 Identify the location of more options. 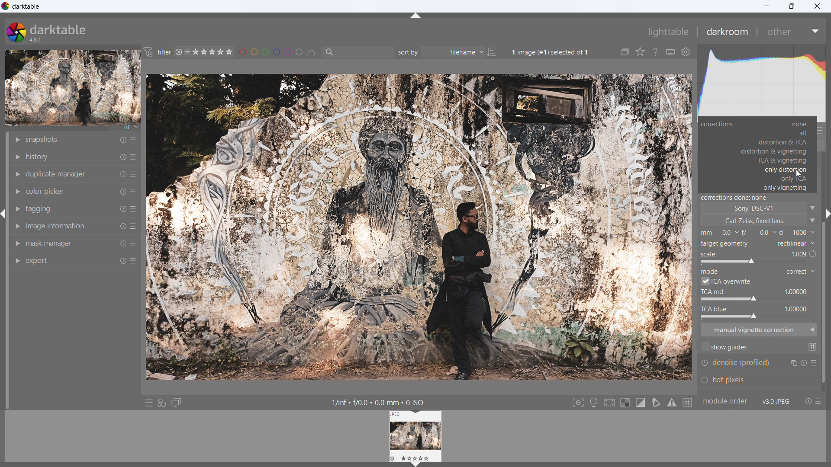
(134, 244).